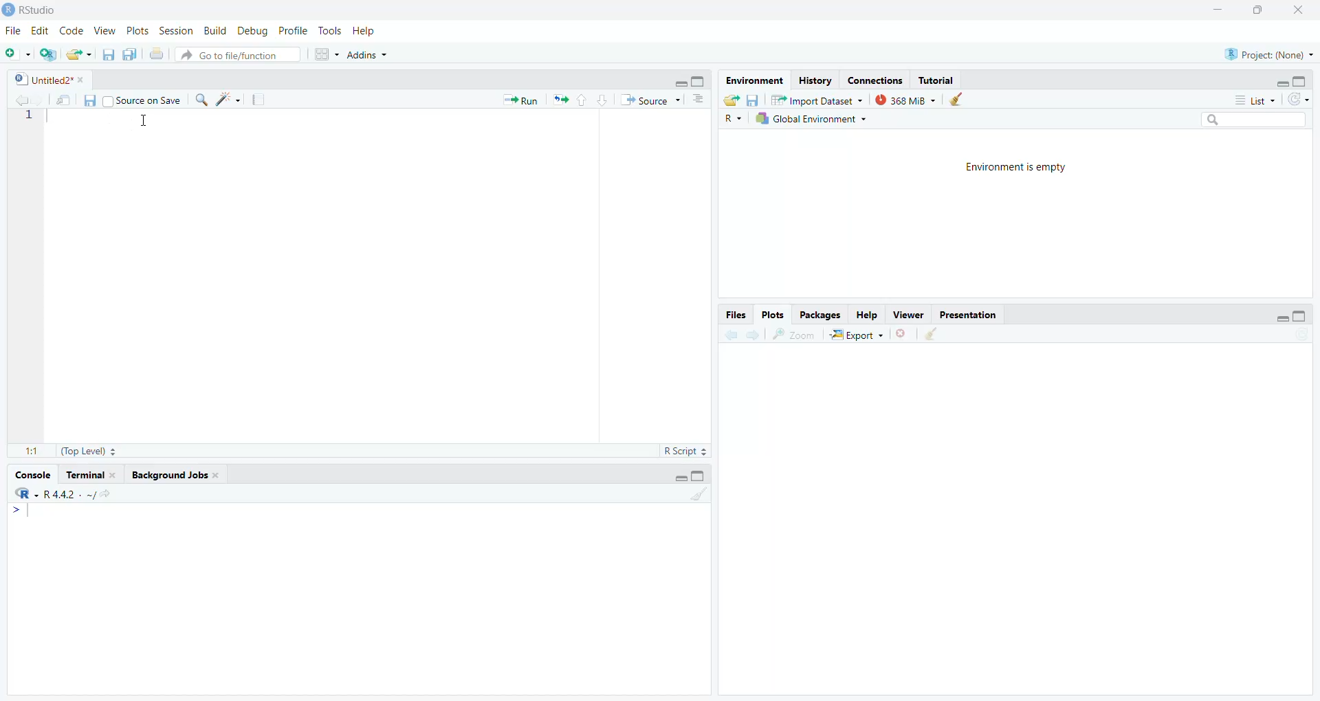  What do you see at coordinates (906, 315) in the screenshot?
I see `Viewer` at bounding box center [906, 315].